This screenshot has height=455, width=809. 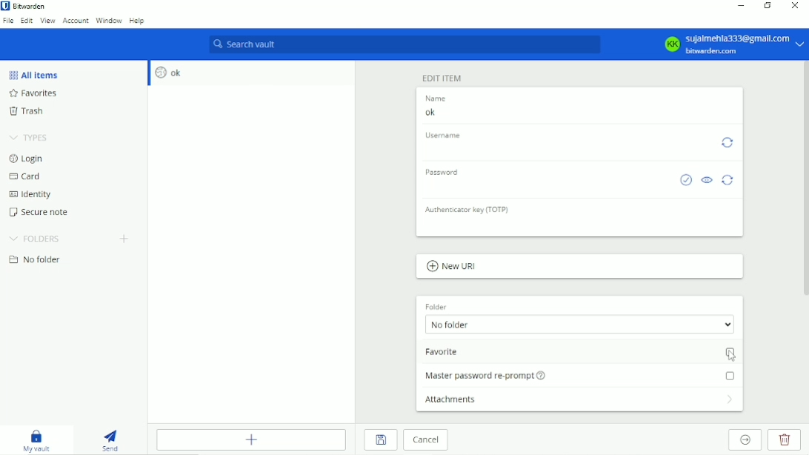 What do you see at coordinates (170, 73) in the screenshot?
I see `ok` at bounding box center [170, 73].